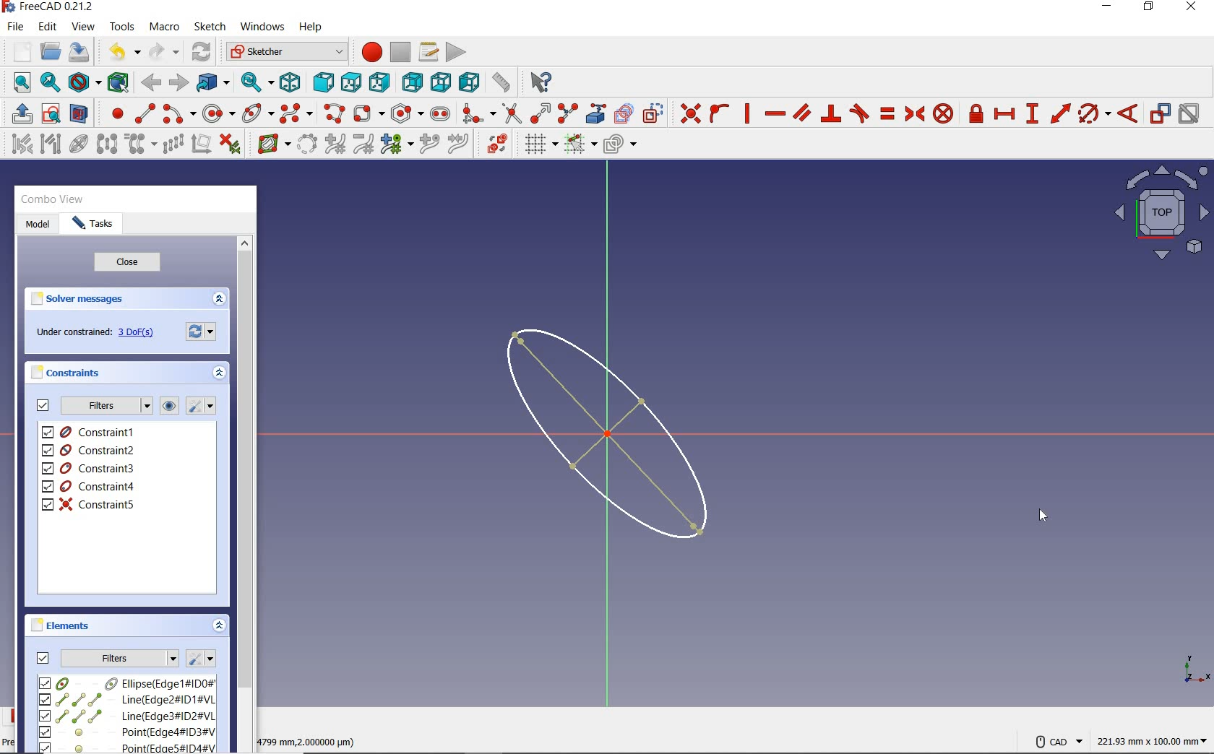 This screenshot has height=754, width=1214. Describe the element at coordinates (441, 80) in the screenshot. I see `bottom` at that location.